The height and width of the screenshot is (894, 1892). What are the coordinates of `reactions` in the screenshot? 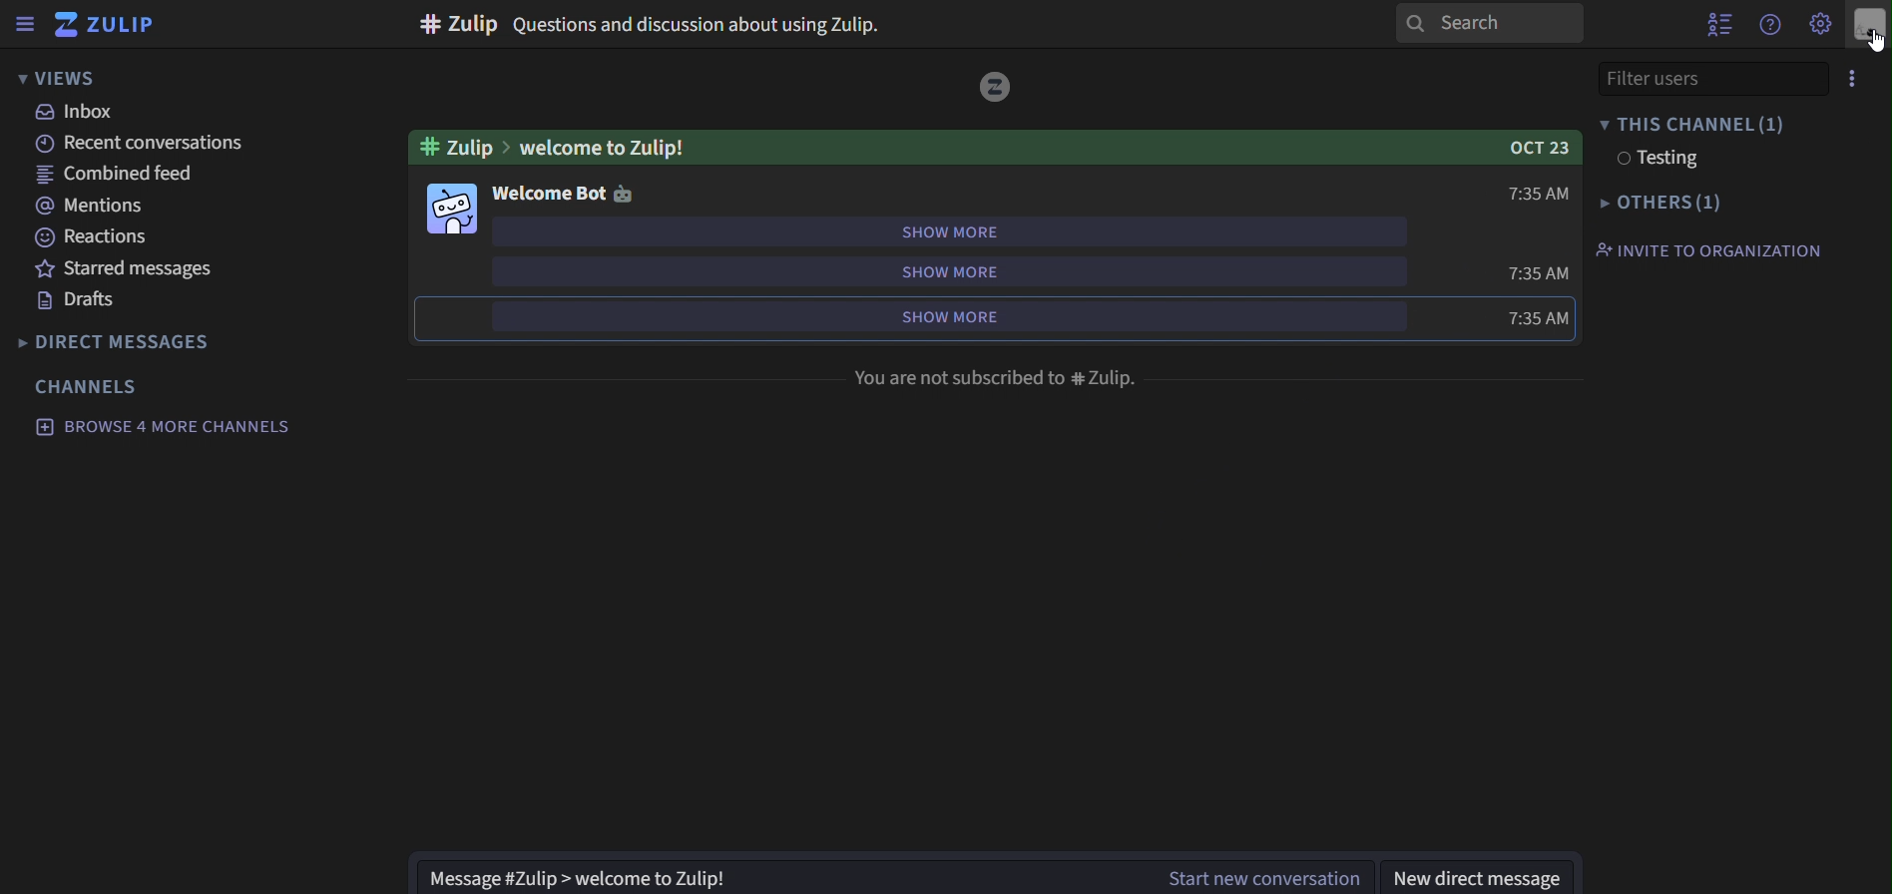 It's located at (100, 237).